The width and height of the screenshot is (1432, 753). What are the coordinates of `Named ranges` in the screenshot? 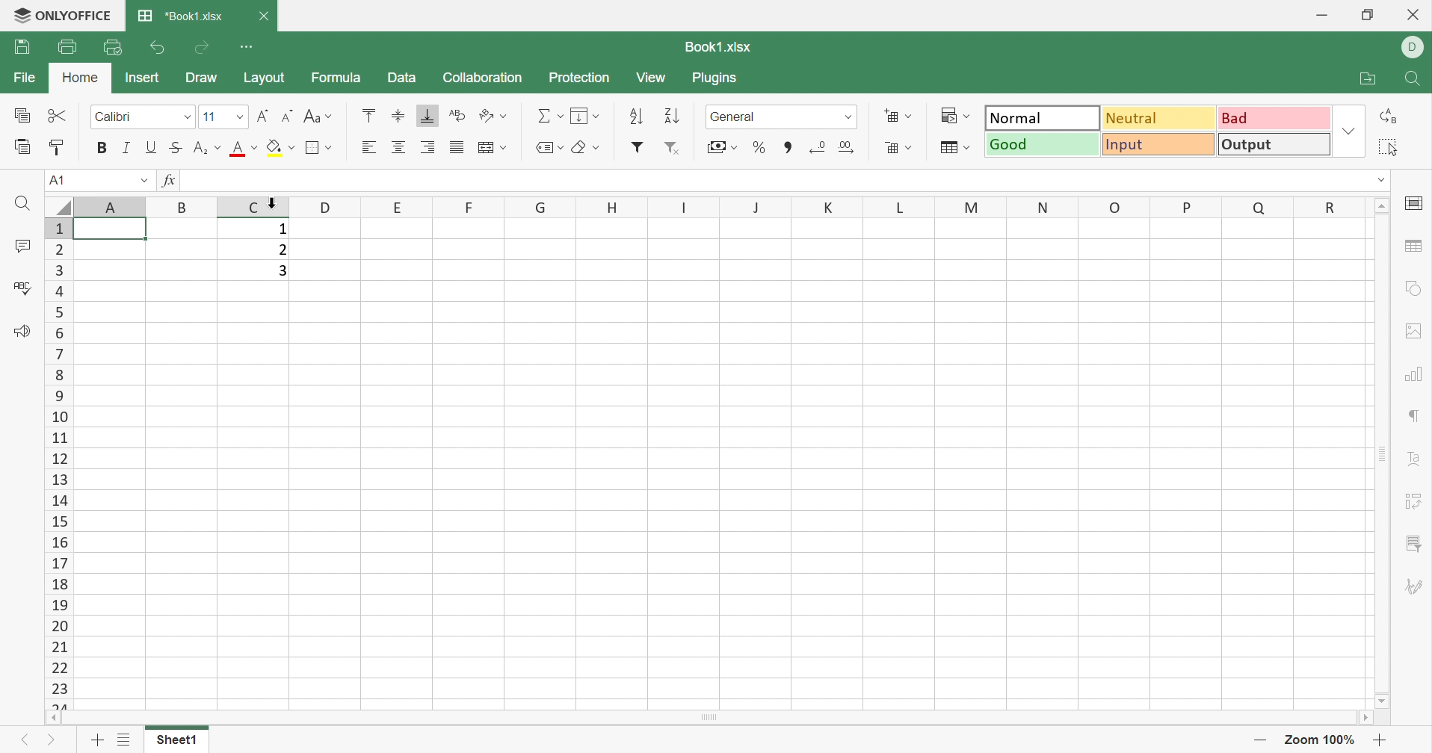 It's located at (542, 146).